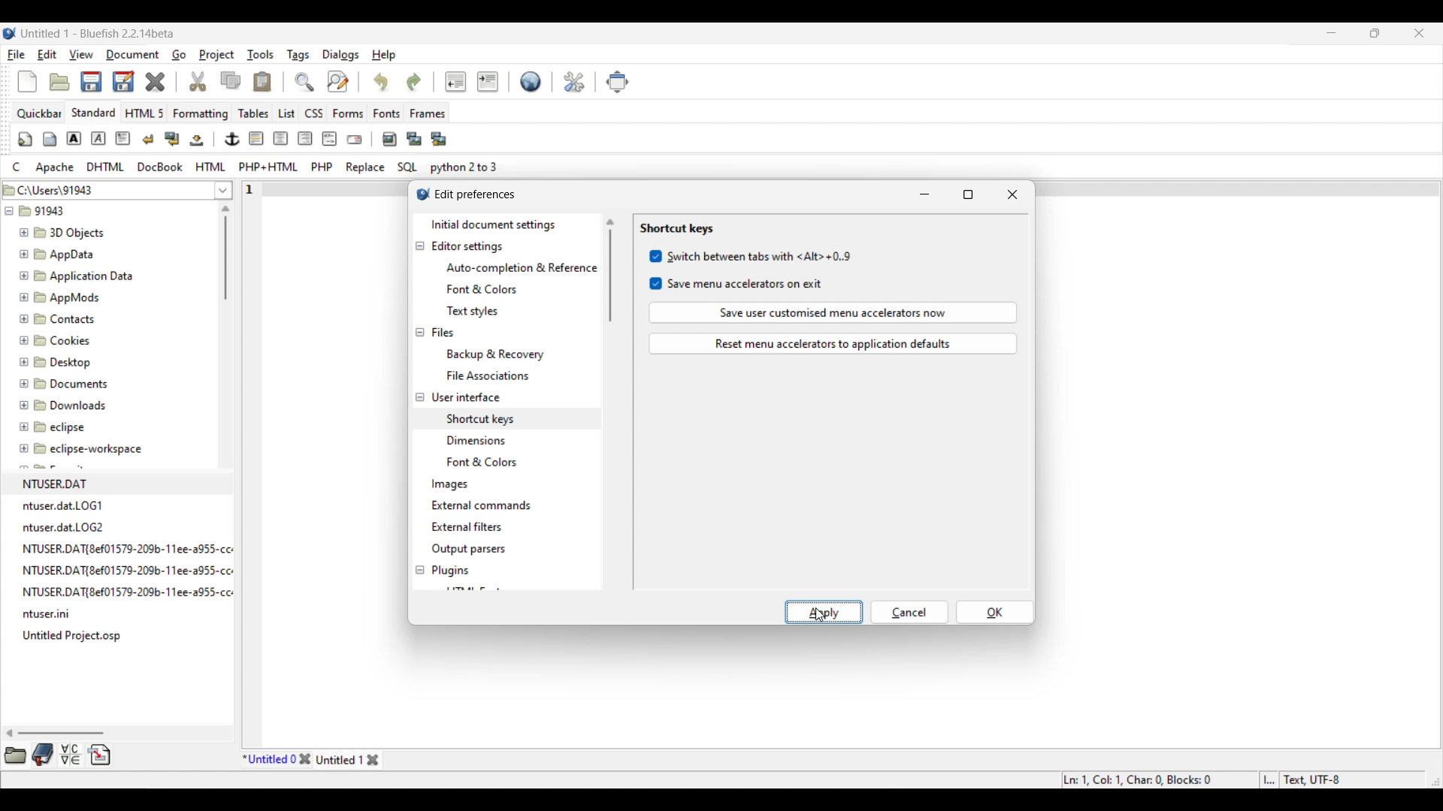  Describe the element at coordinates (499, 354) in the screenshot. I see `Backup & Recovery` at that location.